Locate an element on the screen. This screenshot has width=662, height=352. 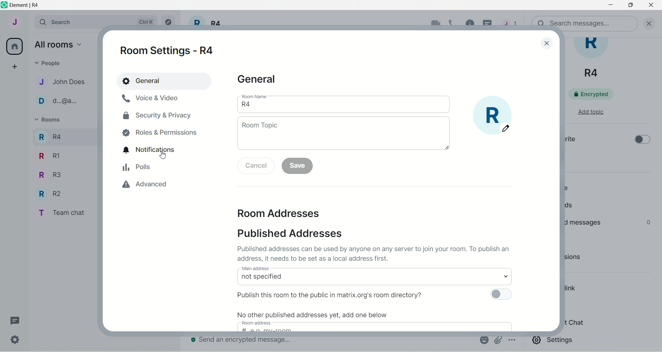
threads is located at coordinates (511, 22).